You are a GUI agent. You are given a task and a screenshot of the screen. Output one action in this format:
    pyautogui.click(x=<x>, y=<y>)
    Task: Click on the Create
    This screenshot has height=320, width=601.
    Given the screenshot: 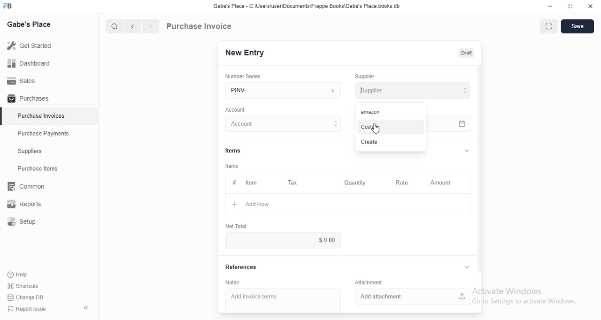 What is the action you would take?
    pyautogui.click(x=391, y=142)
    